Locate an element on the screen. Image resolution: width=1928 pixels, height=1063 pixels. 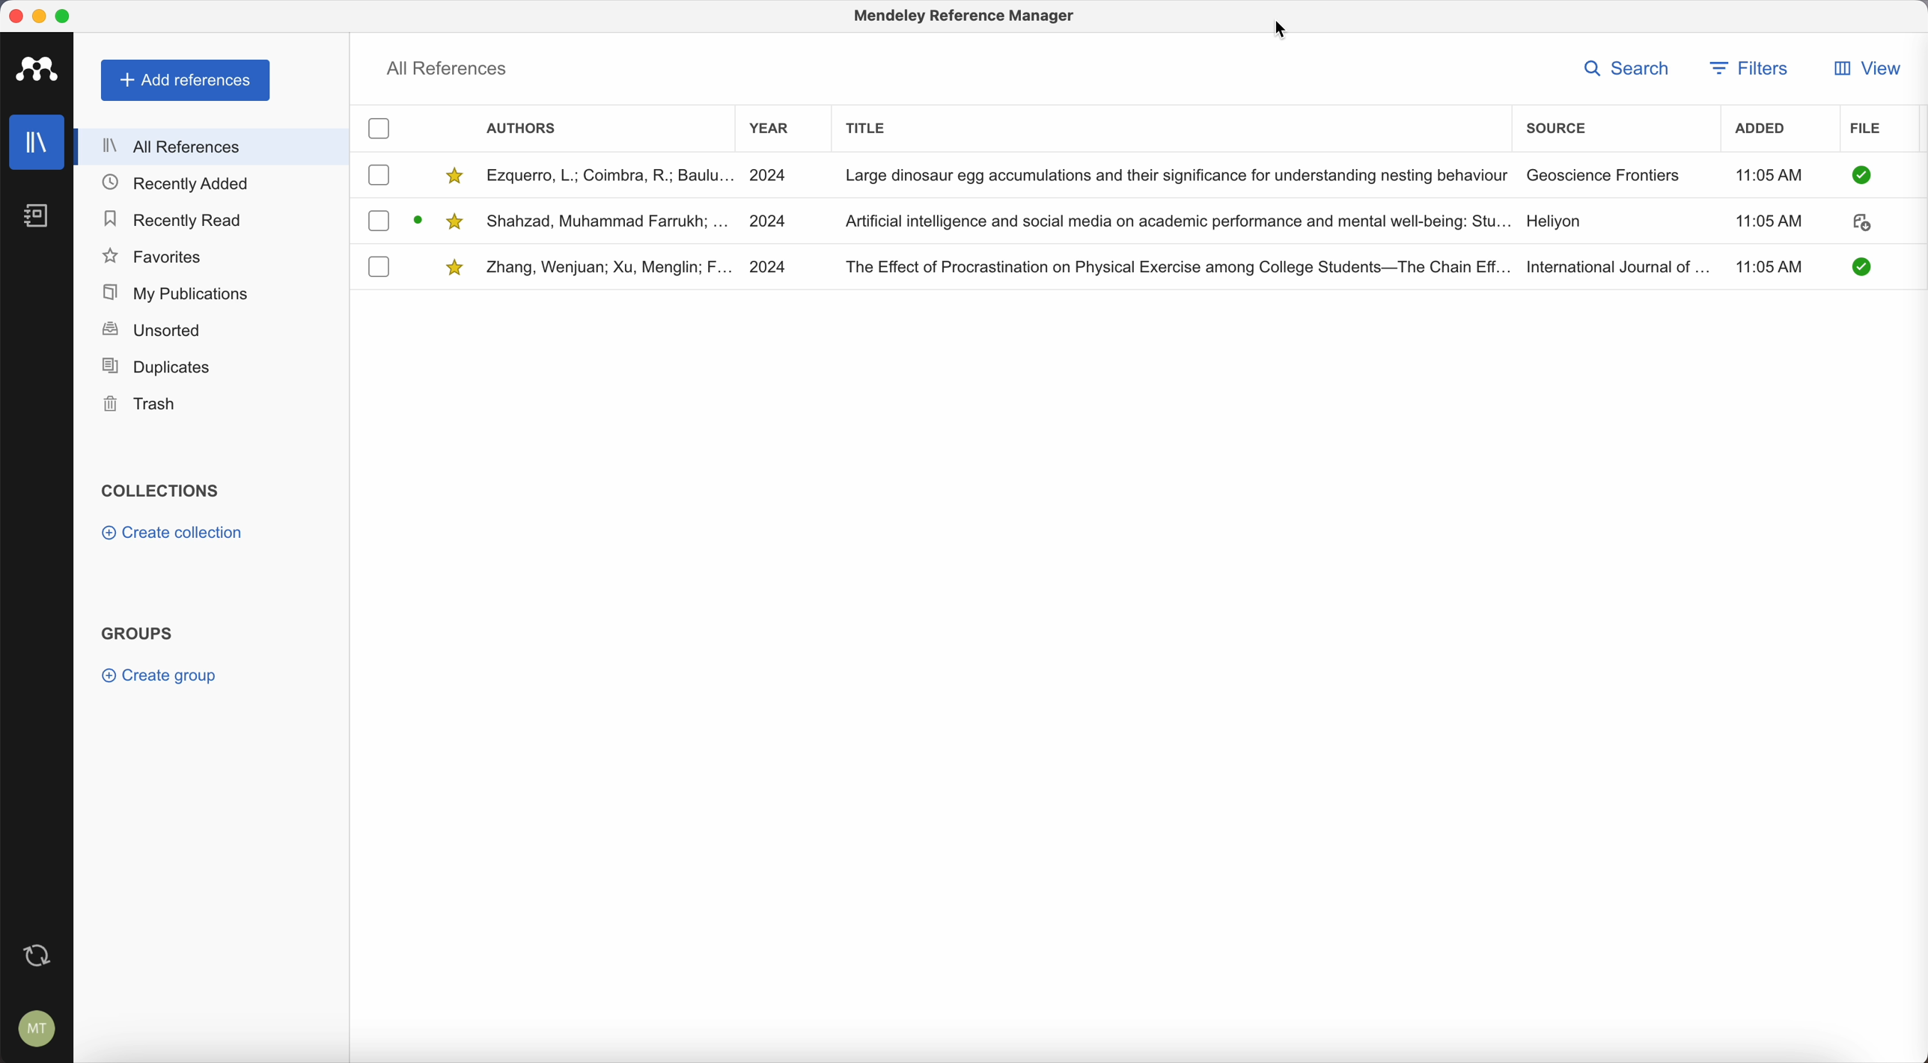
collections is located at coordinates (160, 491).